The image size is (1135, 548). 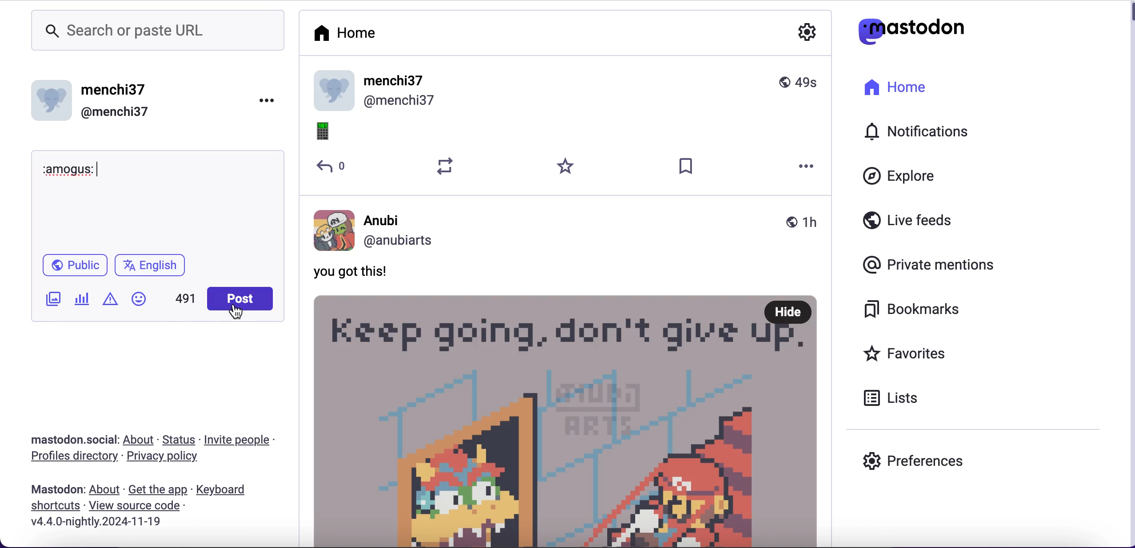 I want to click on invite people, so click(x=244, y=440).